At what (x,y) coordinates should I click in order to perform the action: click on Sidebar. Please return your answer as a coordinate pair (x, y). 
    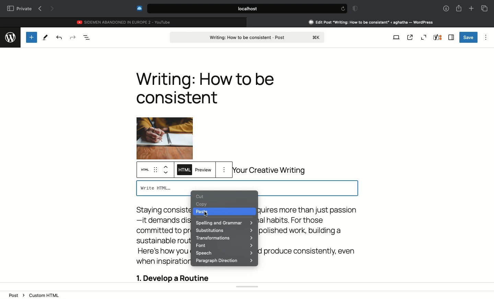
    Looking at the image, I should click on (451, 37).